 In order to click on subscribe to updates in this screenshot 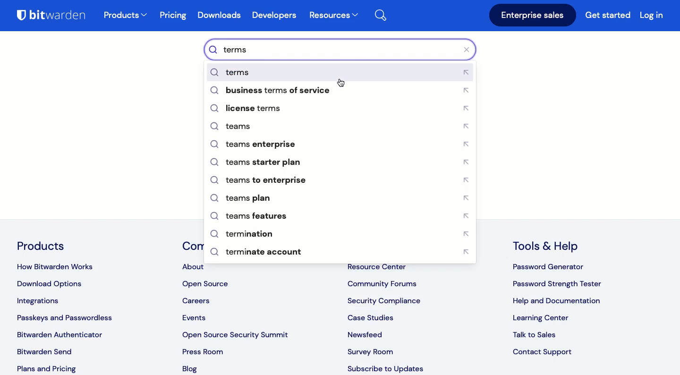, I will do `click(386, 369)`.